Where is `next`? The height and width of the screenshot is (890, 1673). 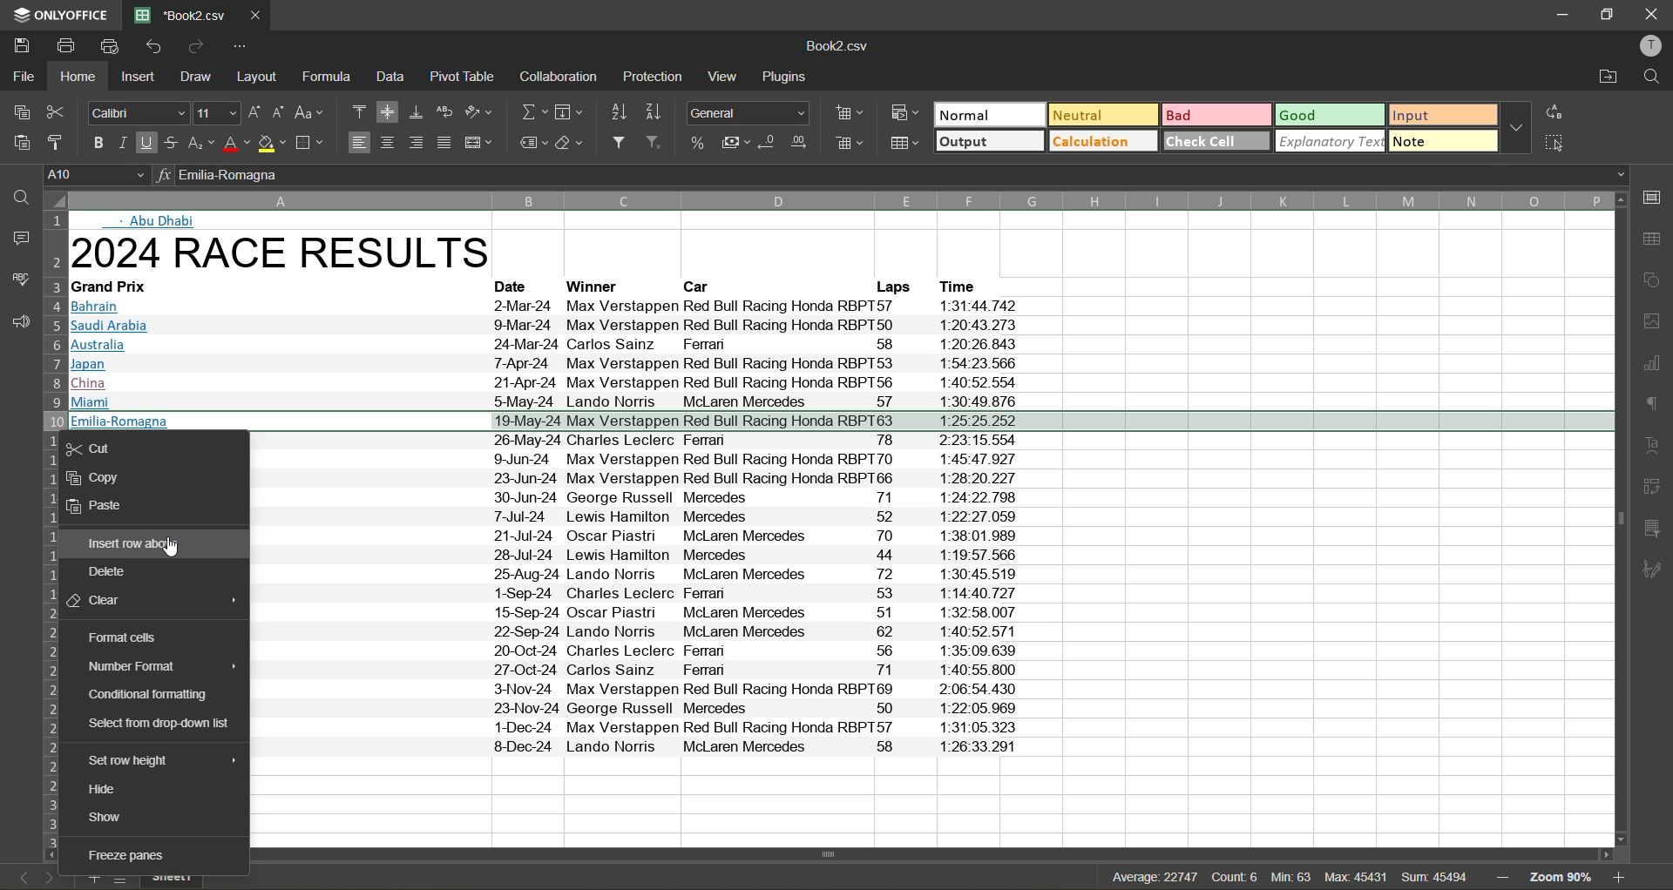
next is located at coordinates (51, 878).